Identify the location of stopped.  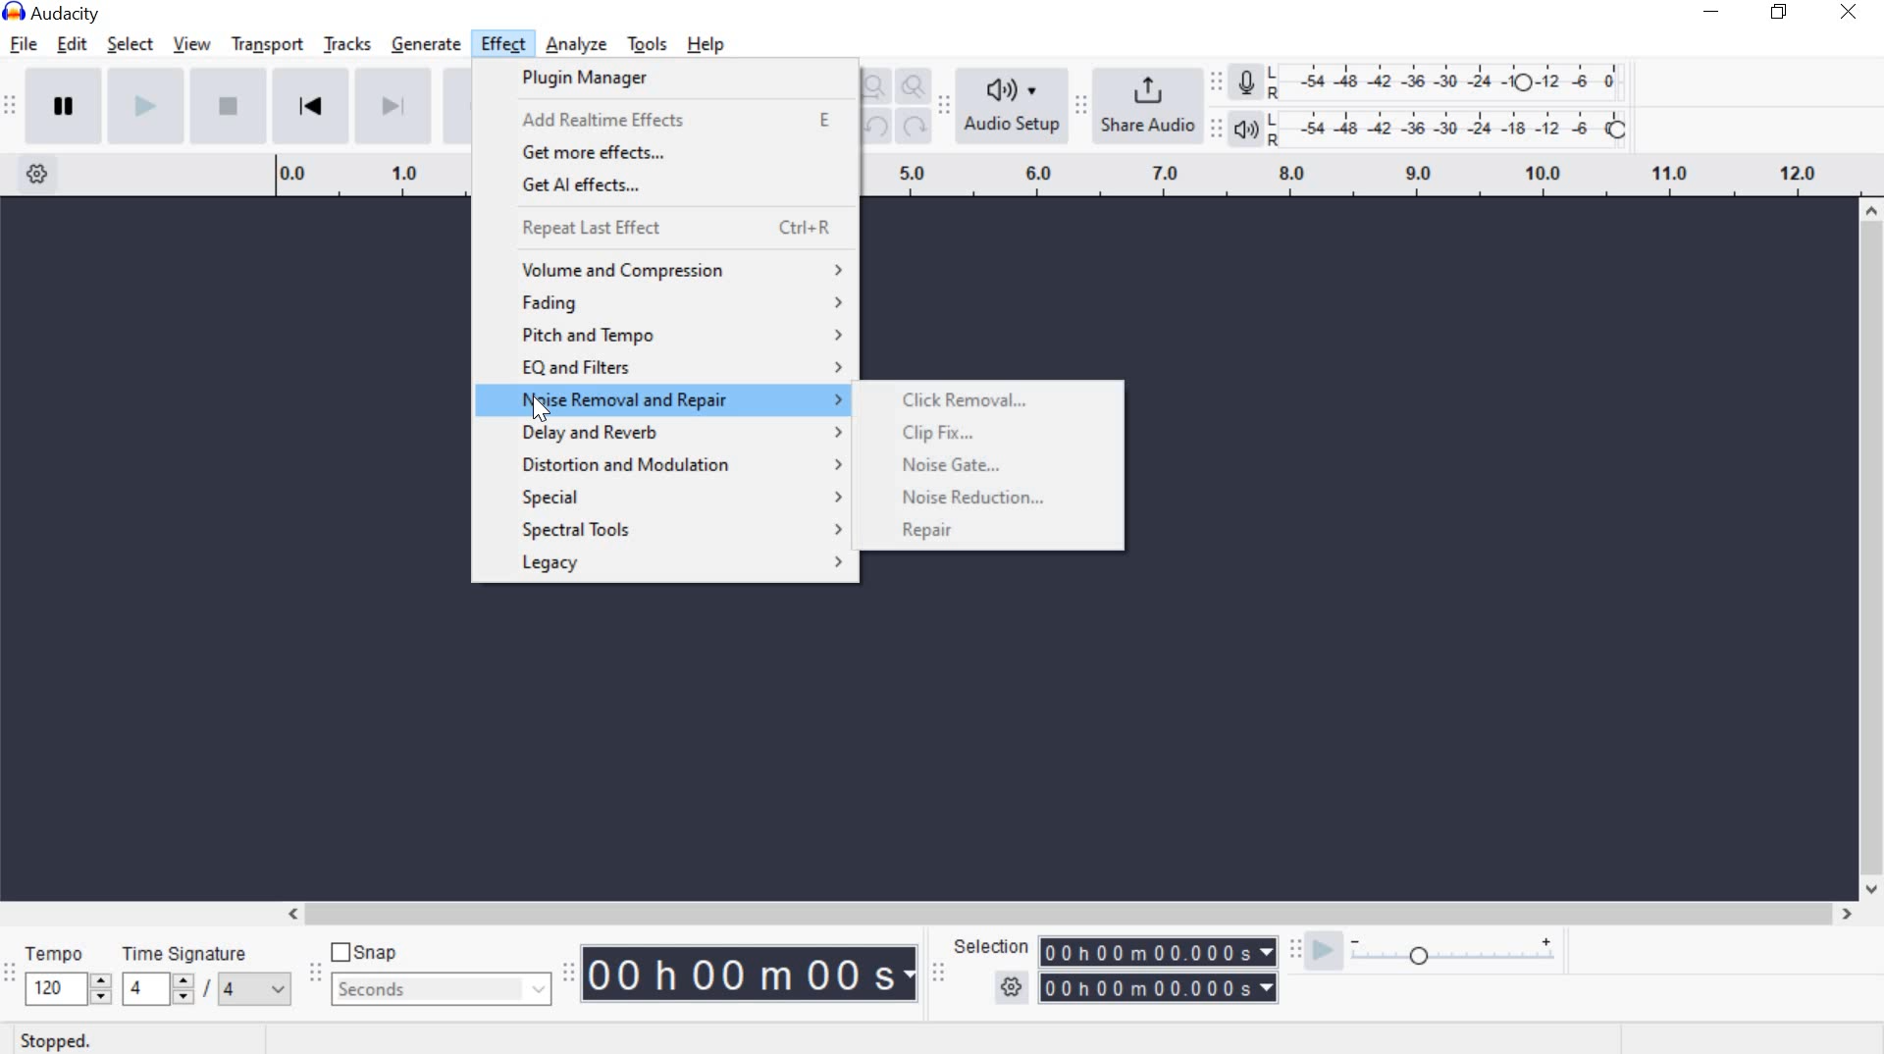
(60, 1039).